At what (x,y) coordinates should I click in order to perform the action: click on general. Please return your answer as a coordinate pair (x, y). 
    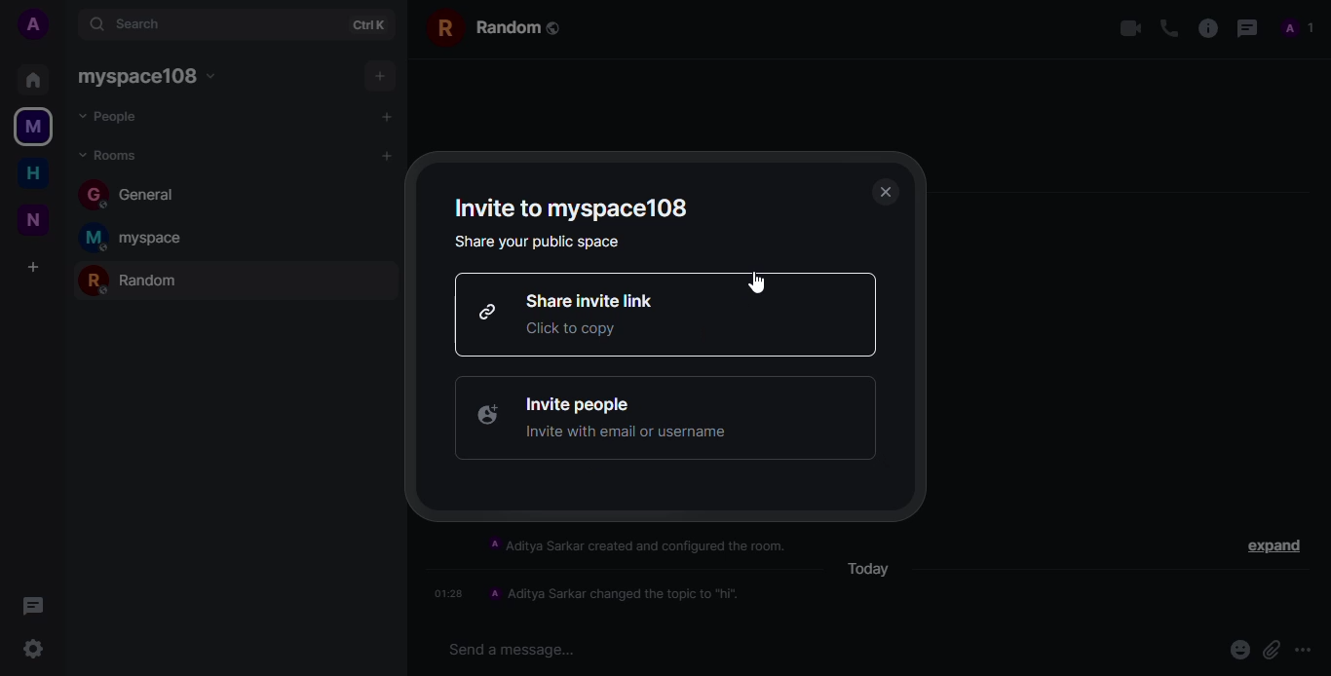
    Looking at the image, I should click on (134, 194).